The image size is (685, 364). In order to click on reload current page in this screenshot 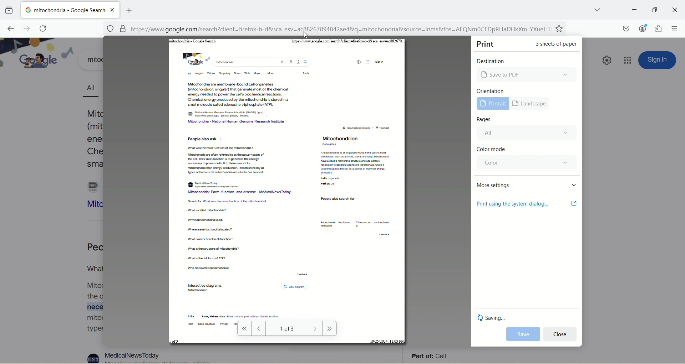, I will do `click(43, 28)`.